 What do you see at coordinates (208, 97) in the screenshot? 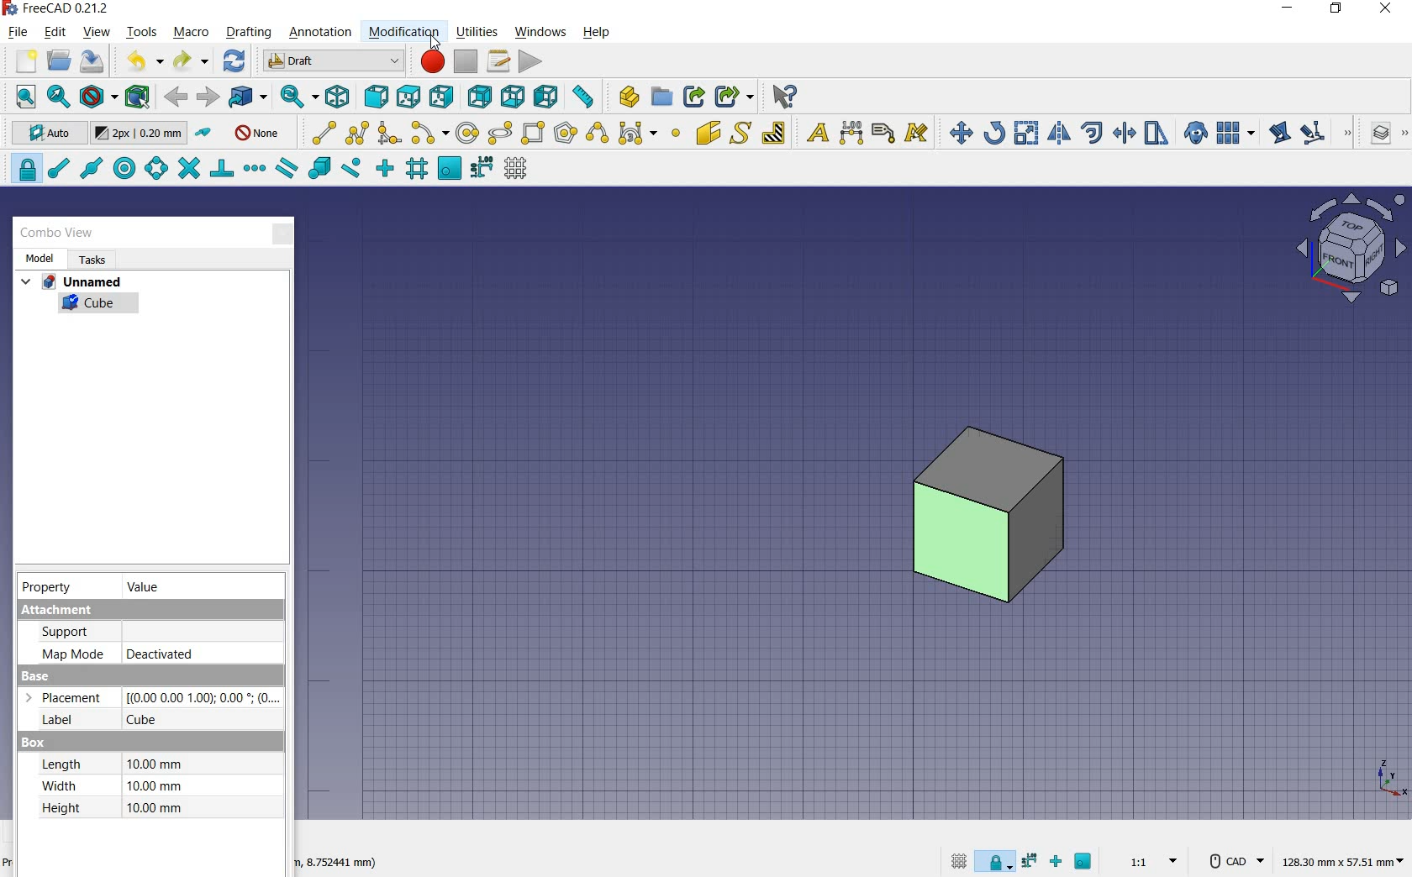
I see `forward` at bounding box center [208, 97].